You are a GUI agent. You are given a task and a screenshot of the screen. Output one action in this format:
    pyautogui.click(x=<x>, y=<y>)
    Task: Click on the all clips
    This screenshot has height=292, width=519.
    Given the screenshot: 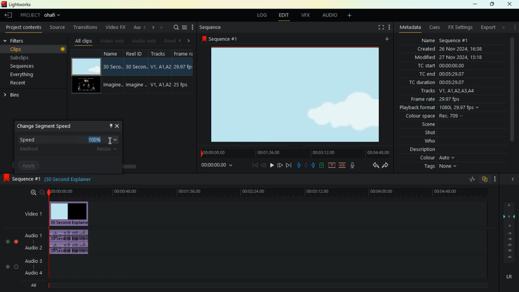 What is the action you would take?
    pyautogui.click(x=85, y=41)
    